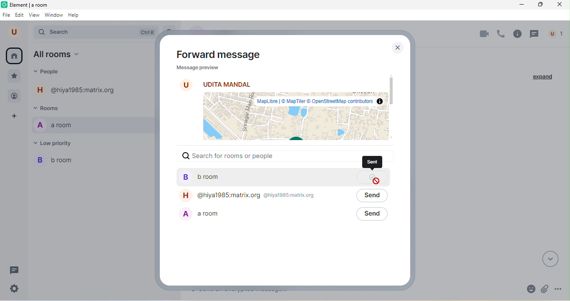 The width and height of the screenshot is (570, 301). I want to click on Element | Home, so click(30, 5).